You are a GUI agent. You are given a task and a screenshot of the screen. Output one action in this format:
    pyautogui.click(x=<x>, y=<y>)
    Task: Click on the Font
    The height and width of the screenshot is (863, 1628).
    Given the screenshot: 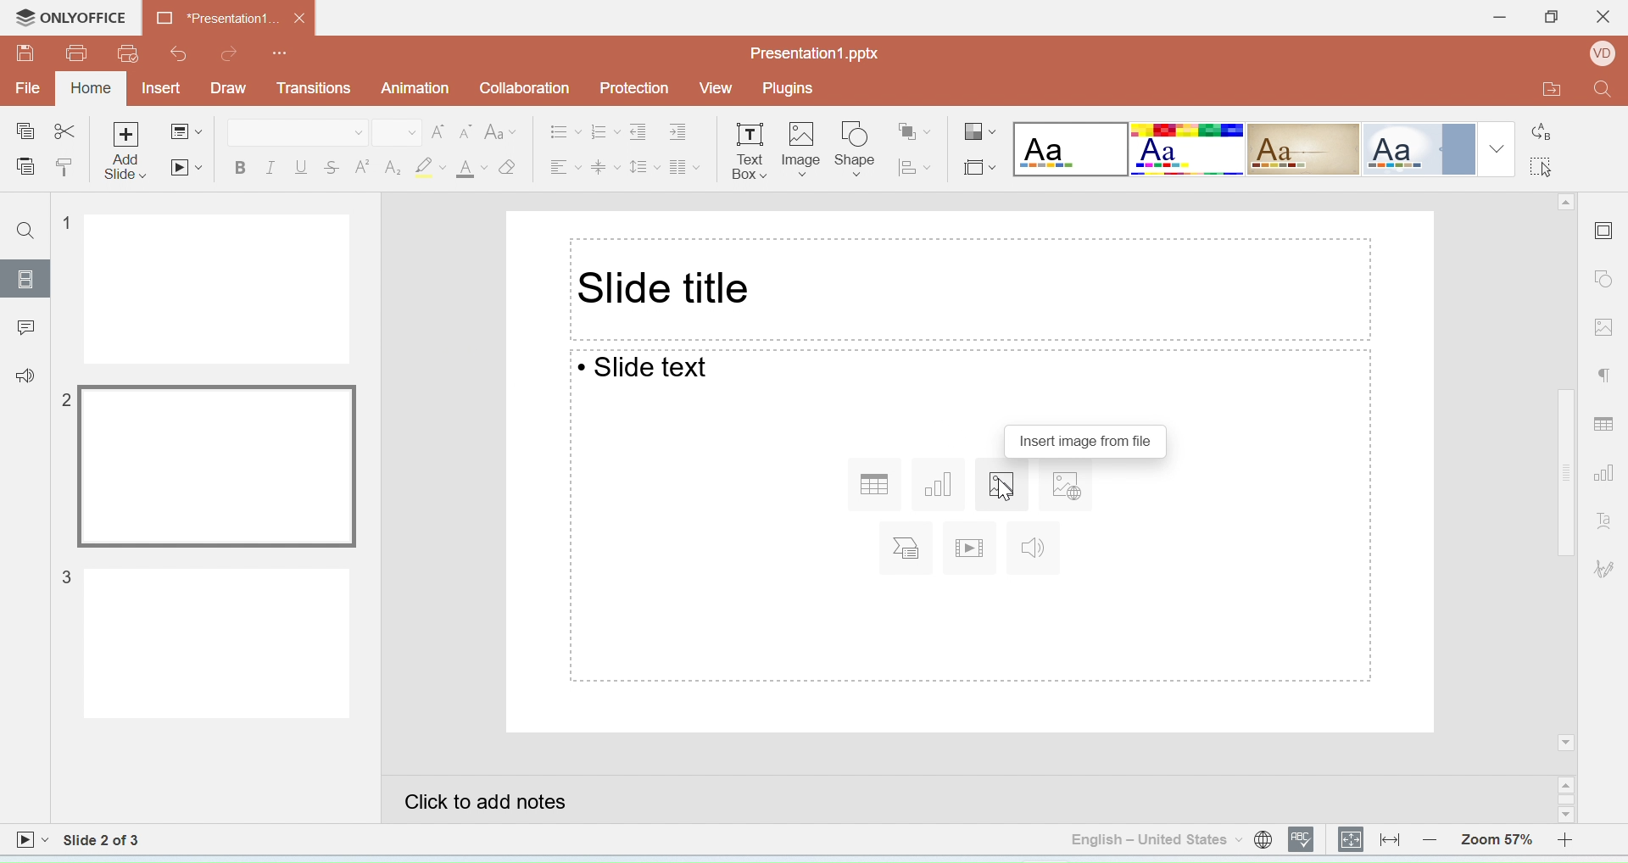 What is the action you would take?
    pyautogui.click(x=297, y=132)
    